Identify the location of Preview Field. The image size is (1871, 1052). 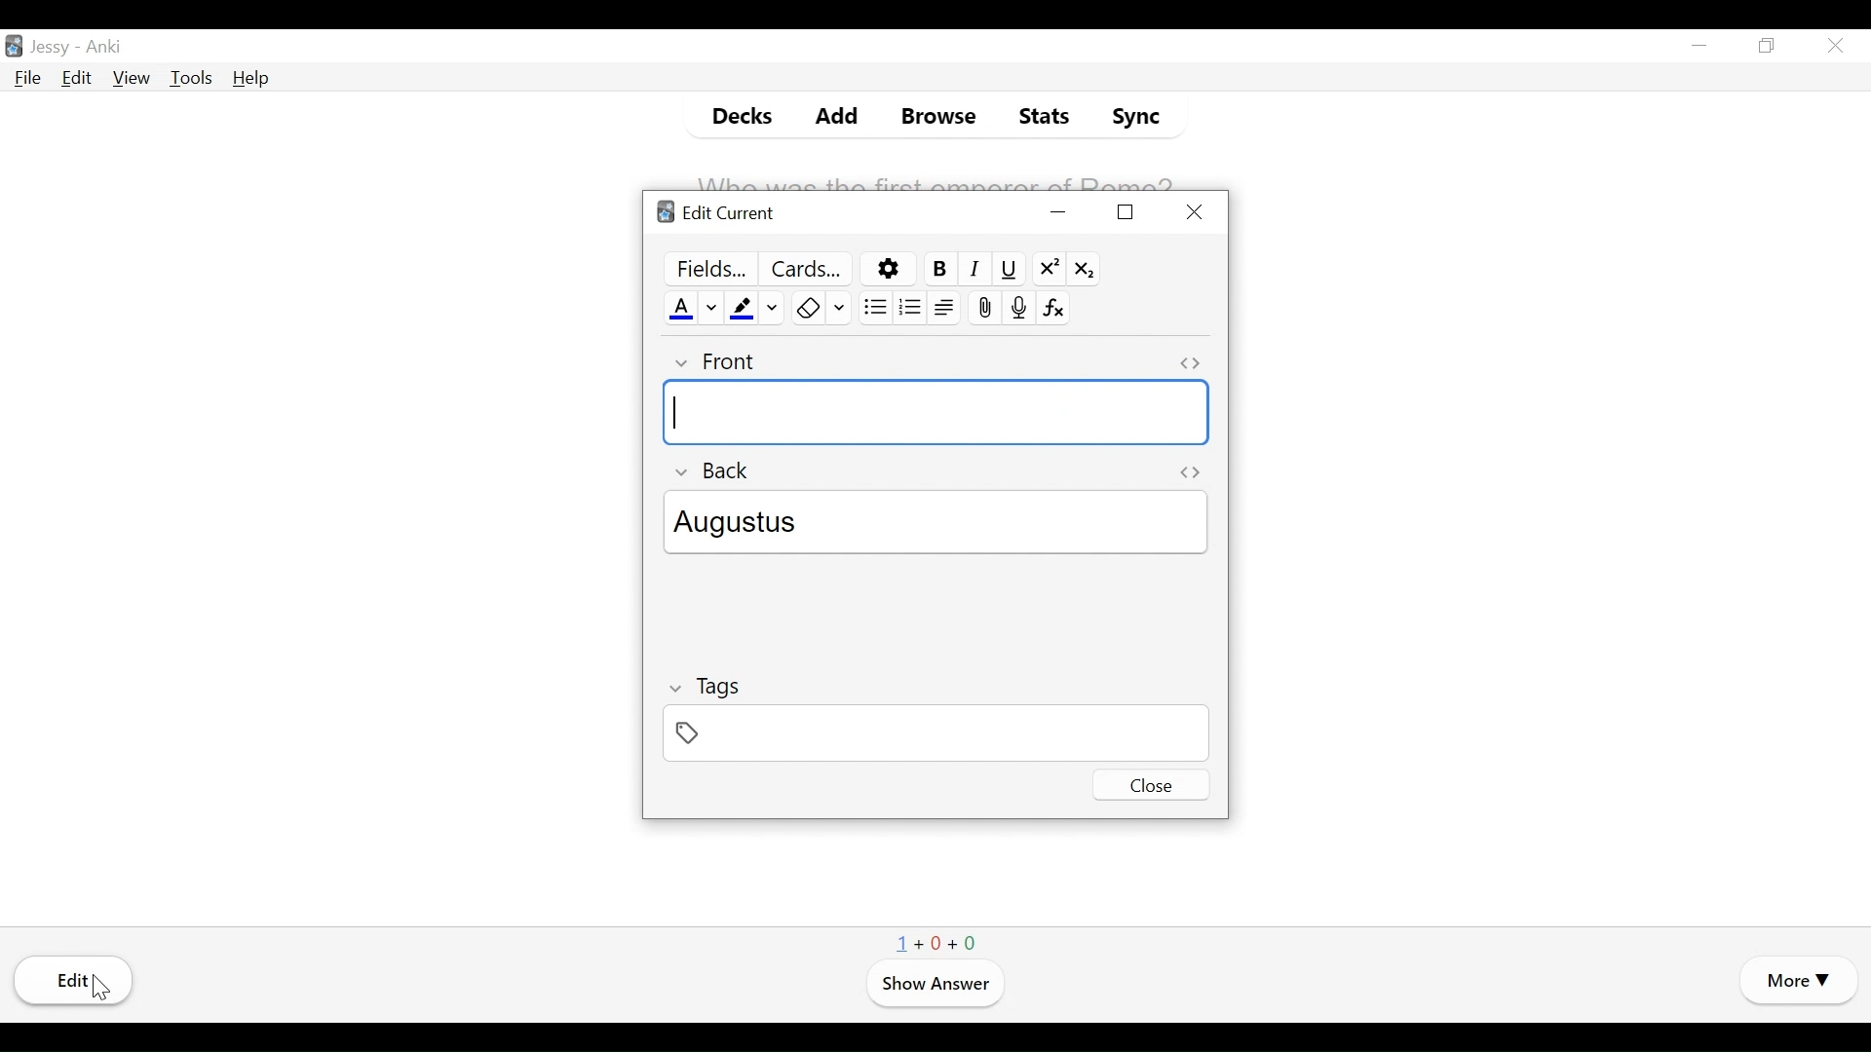
(706, 267).